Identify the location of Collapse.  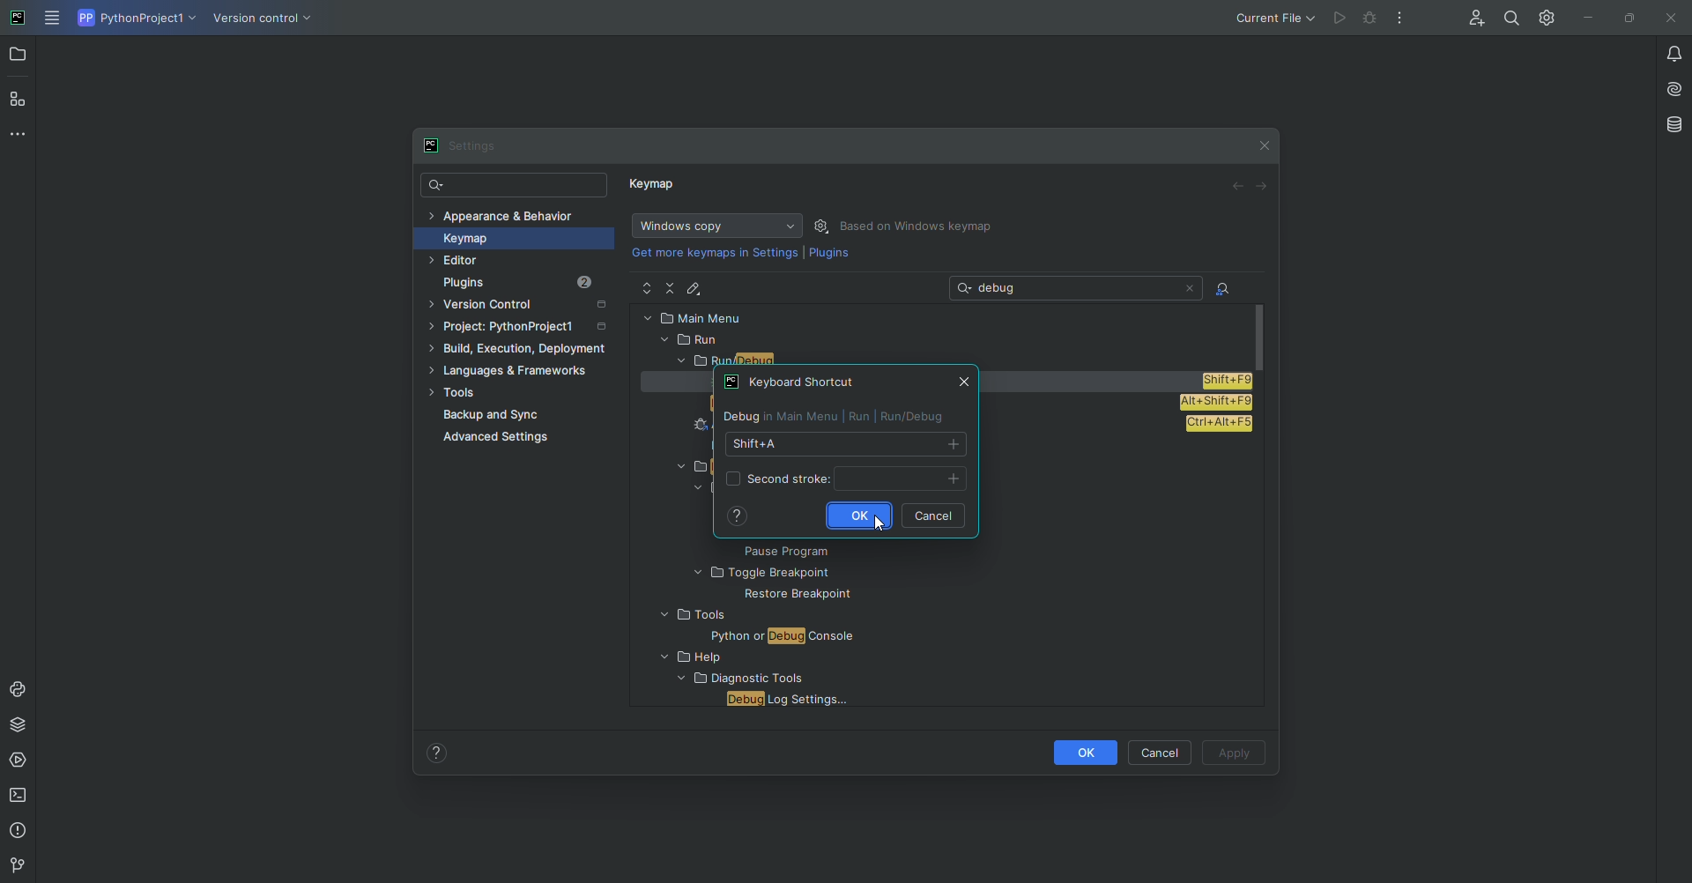
(672, 287).